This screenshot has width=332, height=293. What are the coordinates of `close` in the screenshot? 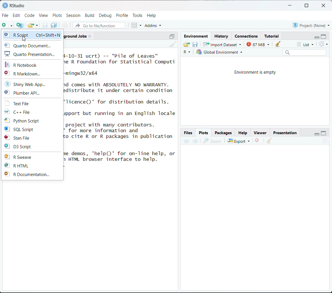 It's located at (325, 6).